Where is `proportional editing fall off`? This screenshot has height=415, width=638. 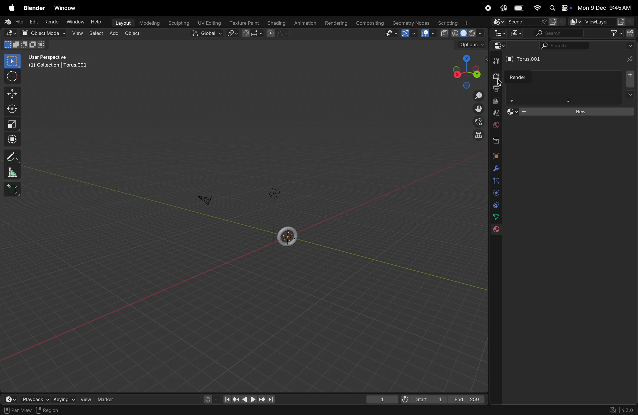 proportional editing fall off is located at coordinates (276, 34).